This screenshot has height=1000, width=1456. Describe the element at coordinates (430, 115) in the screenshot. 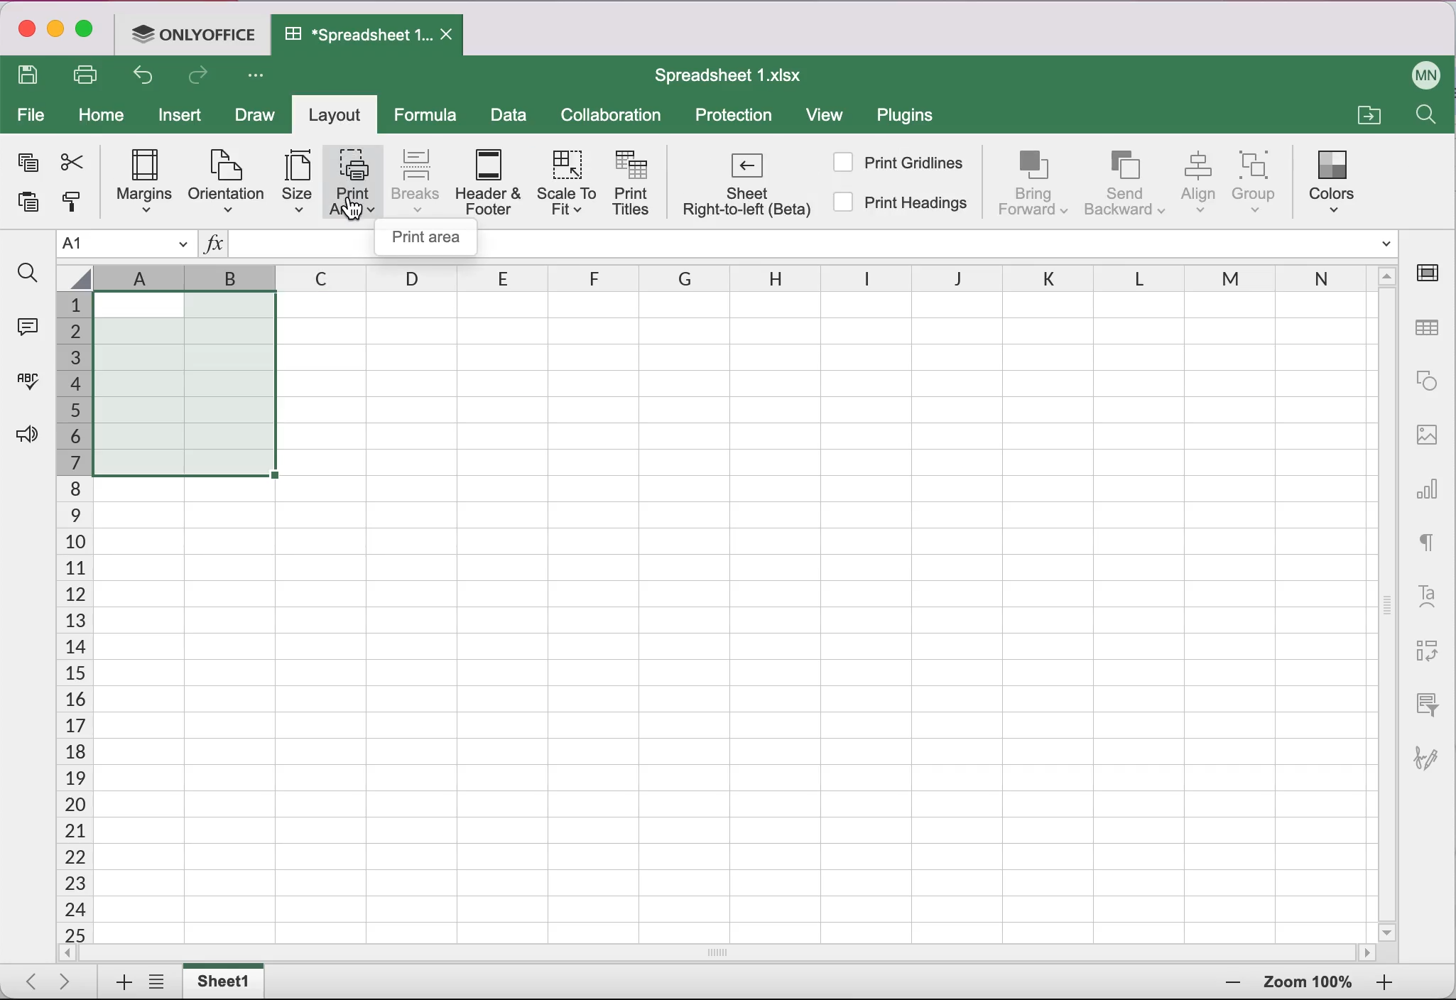

I see `formula` at that location.